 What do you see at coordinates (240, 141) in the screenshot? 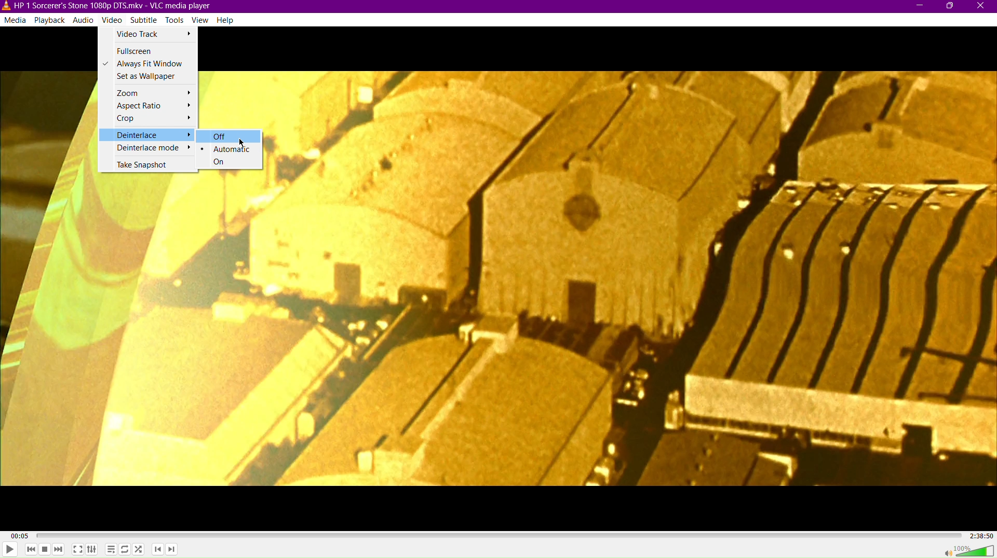
I see `Cursor Position` at bounding box center [240, 141].